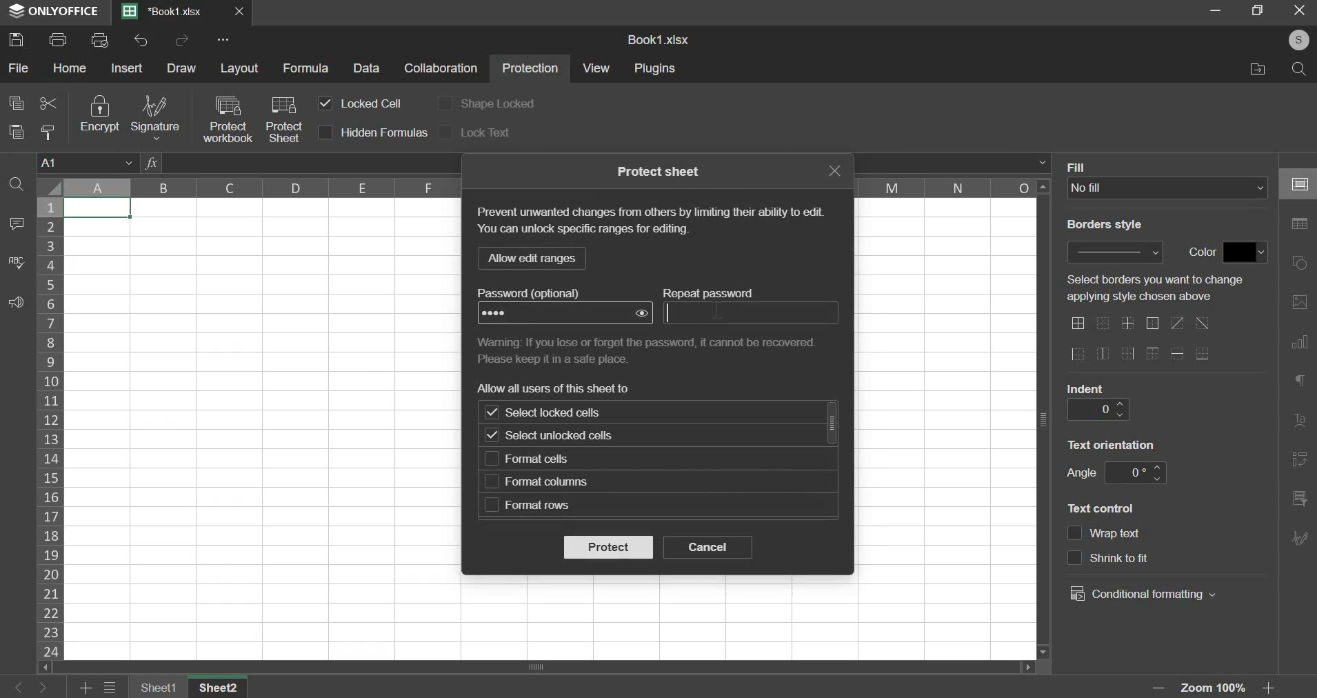  Describe the element at coordinates (18, 69) in the screenshot. I see `file` at that location.